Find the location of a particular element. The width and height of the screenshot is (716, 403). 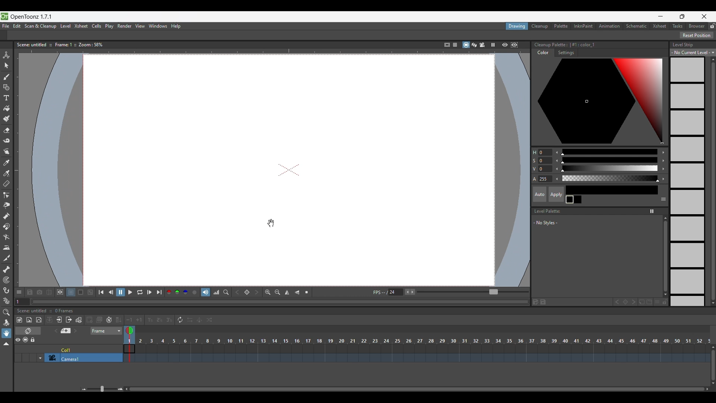

Click to select column is located at coordinates (69, 349).